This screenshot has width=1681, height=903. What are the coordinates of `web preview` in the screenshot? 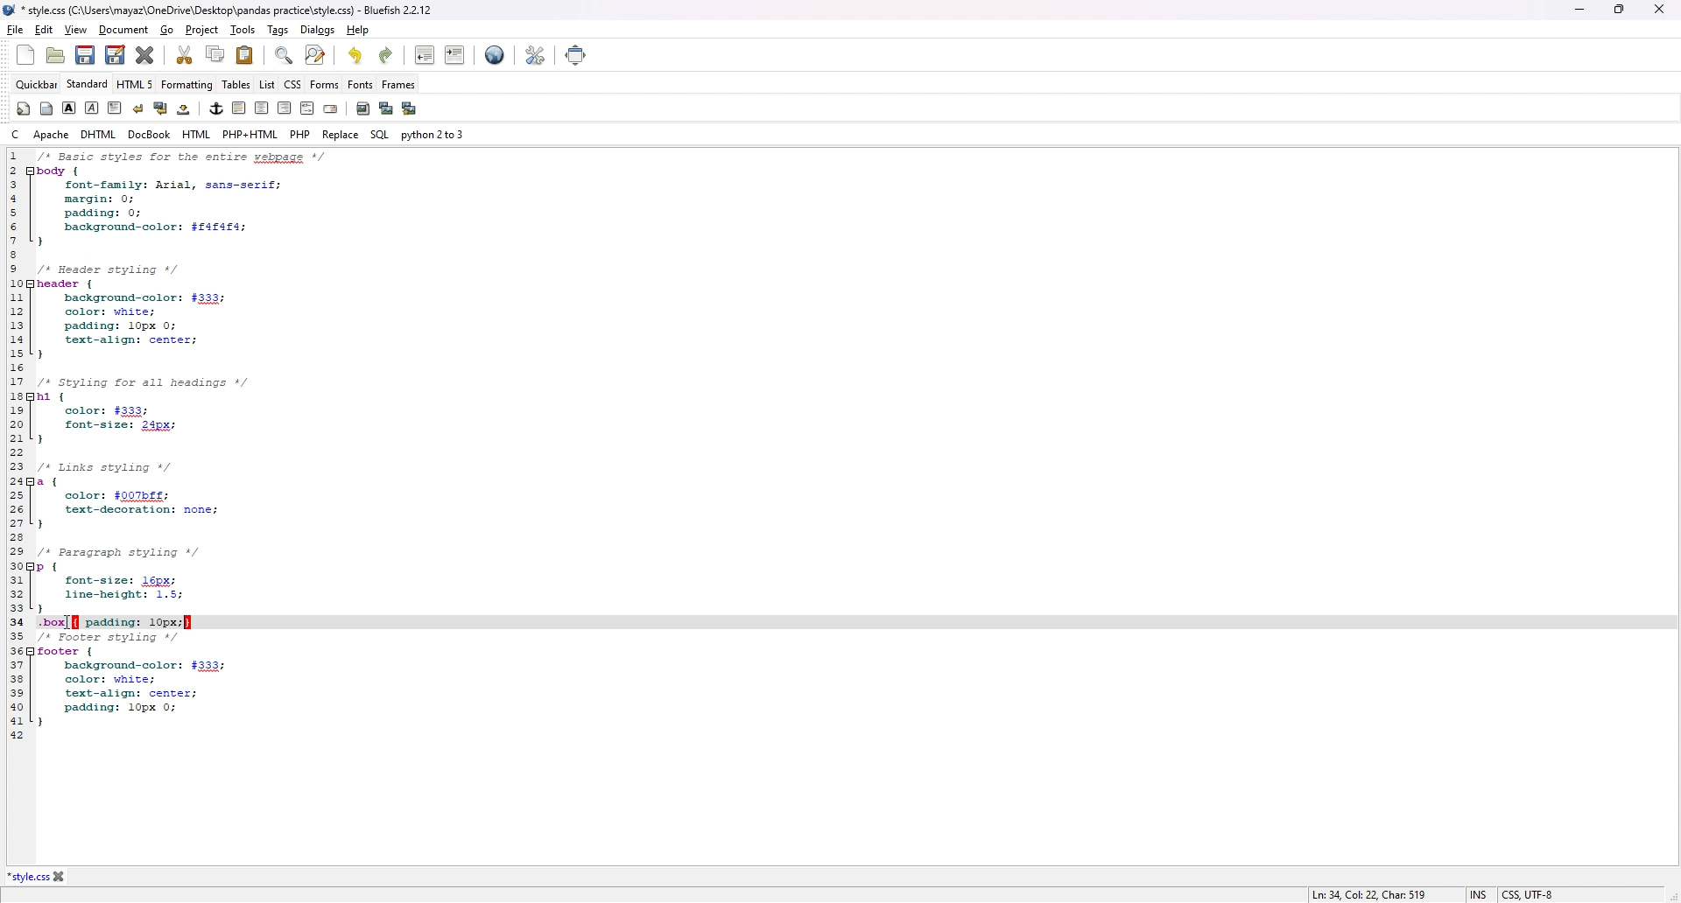 It's located at (496, 55).